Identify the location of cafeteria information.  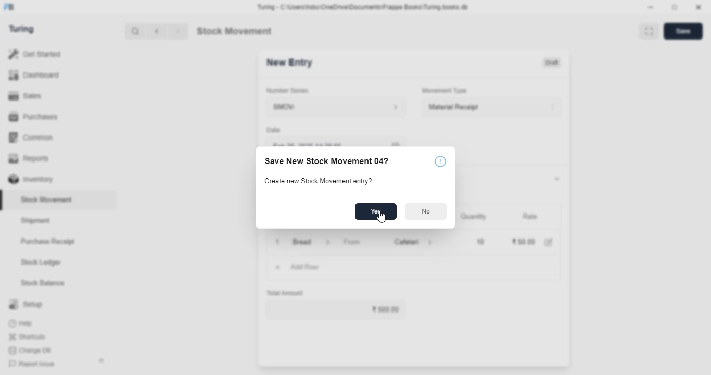
(431, 242).